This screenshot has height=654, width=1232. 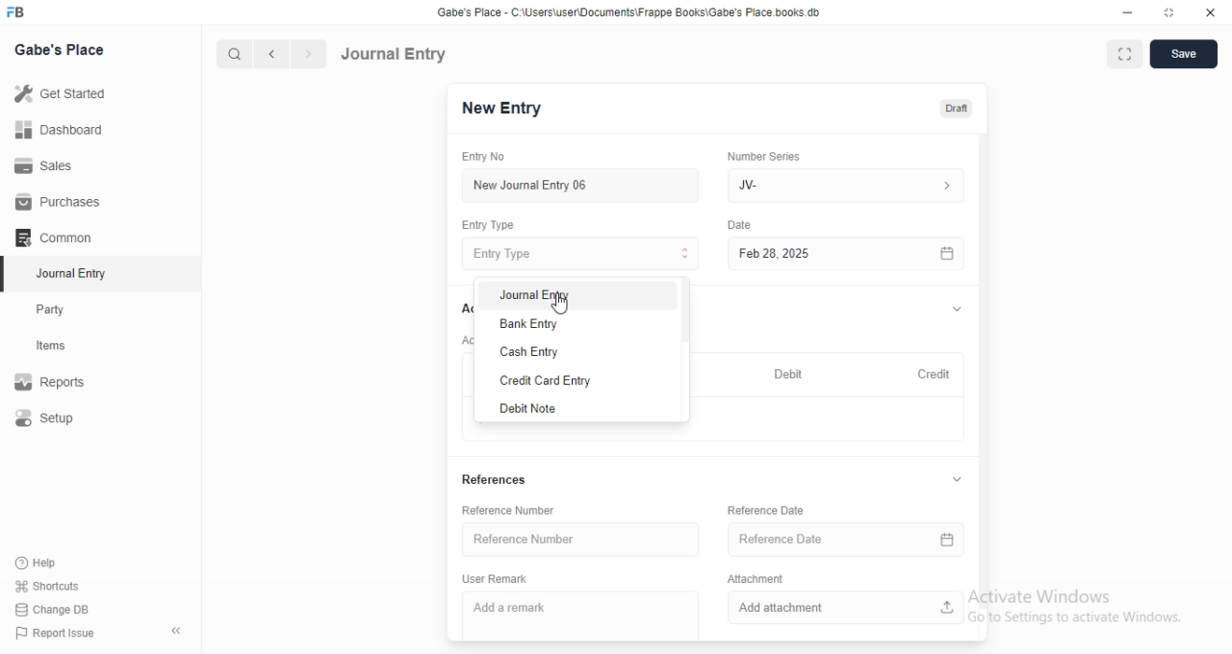 What do you see at coordinates (64, 347) in the screenshot?
I see `items` at bounding box center [64, 347].